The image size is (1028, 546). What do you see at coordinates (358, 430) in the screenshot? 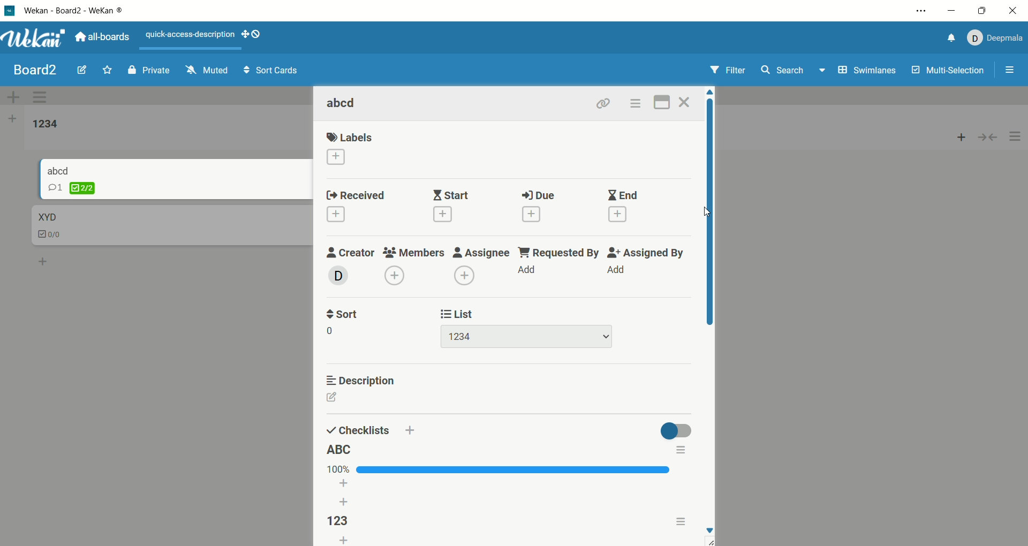
I see `checklist` at bounding box center [358, 430].